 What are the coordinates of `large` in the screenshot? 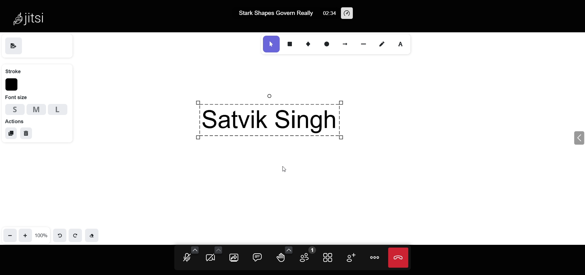 It's located at (58, 110).